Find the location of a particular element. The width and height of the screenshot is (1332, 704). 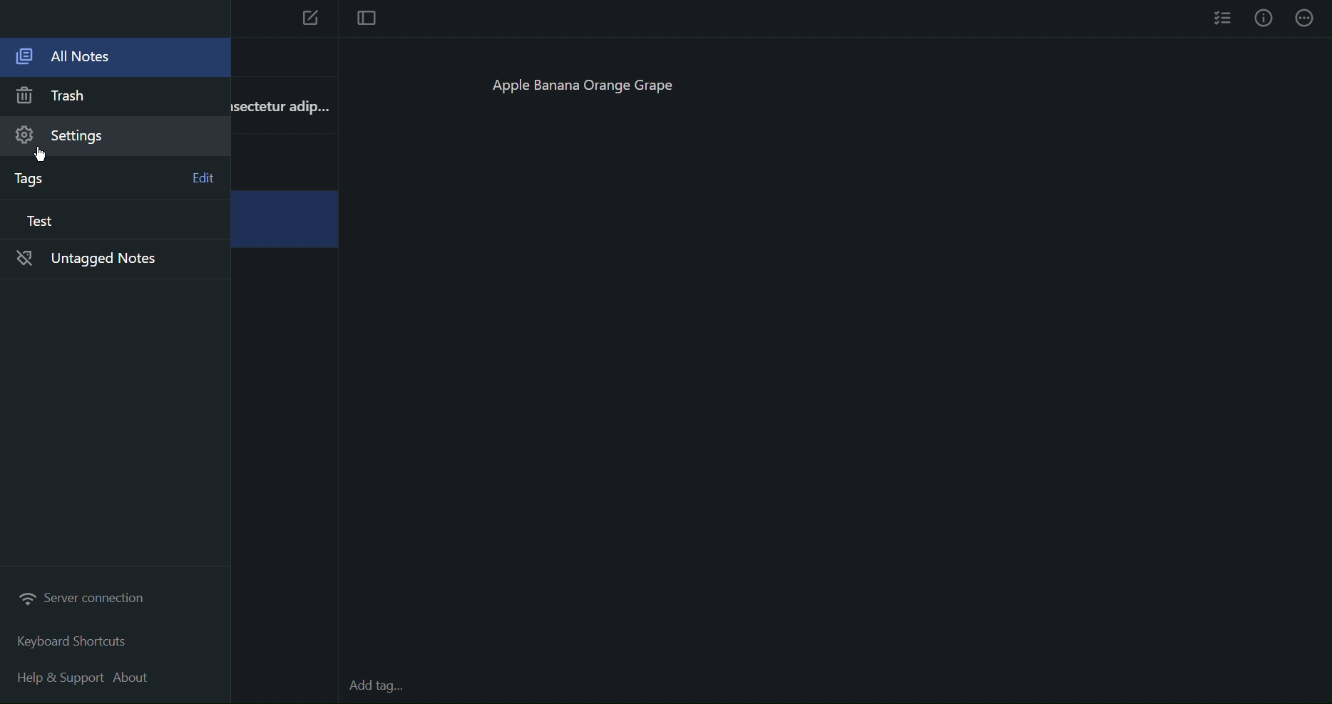

isectetur adip.. is located at coordinates (280, 105).